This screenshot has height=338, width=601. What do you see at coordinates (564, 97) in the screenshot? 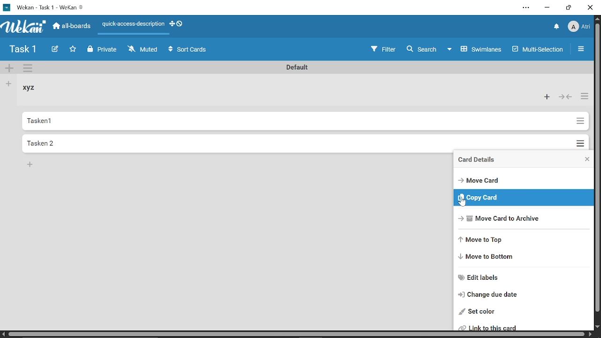
I see `Collapse` at bounding box center [564, 97].